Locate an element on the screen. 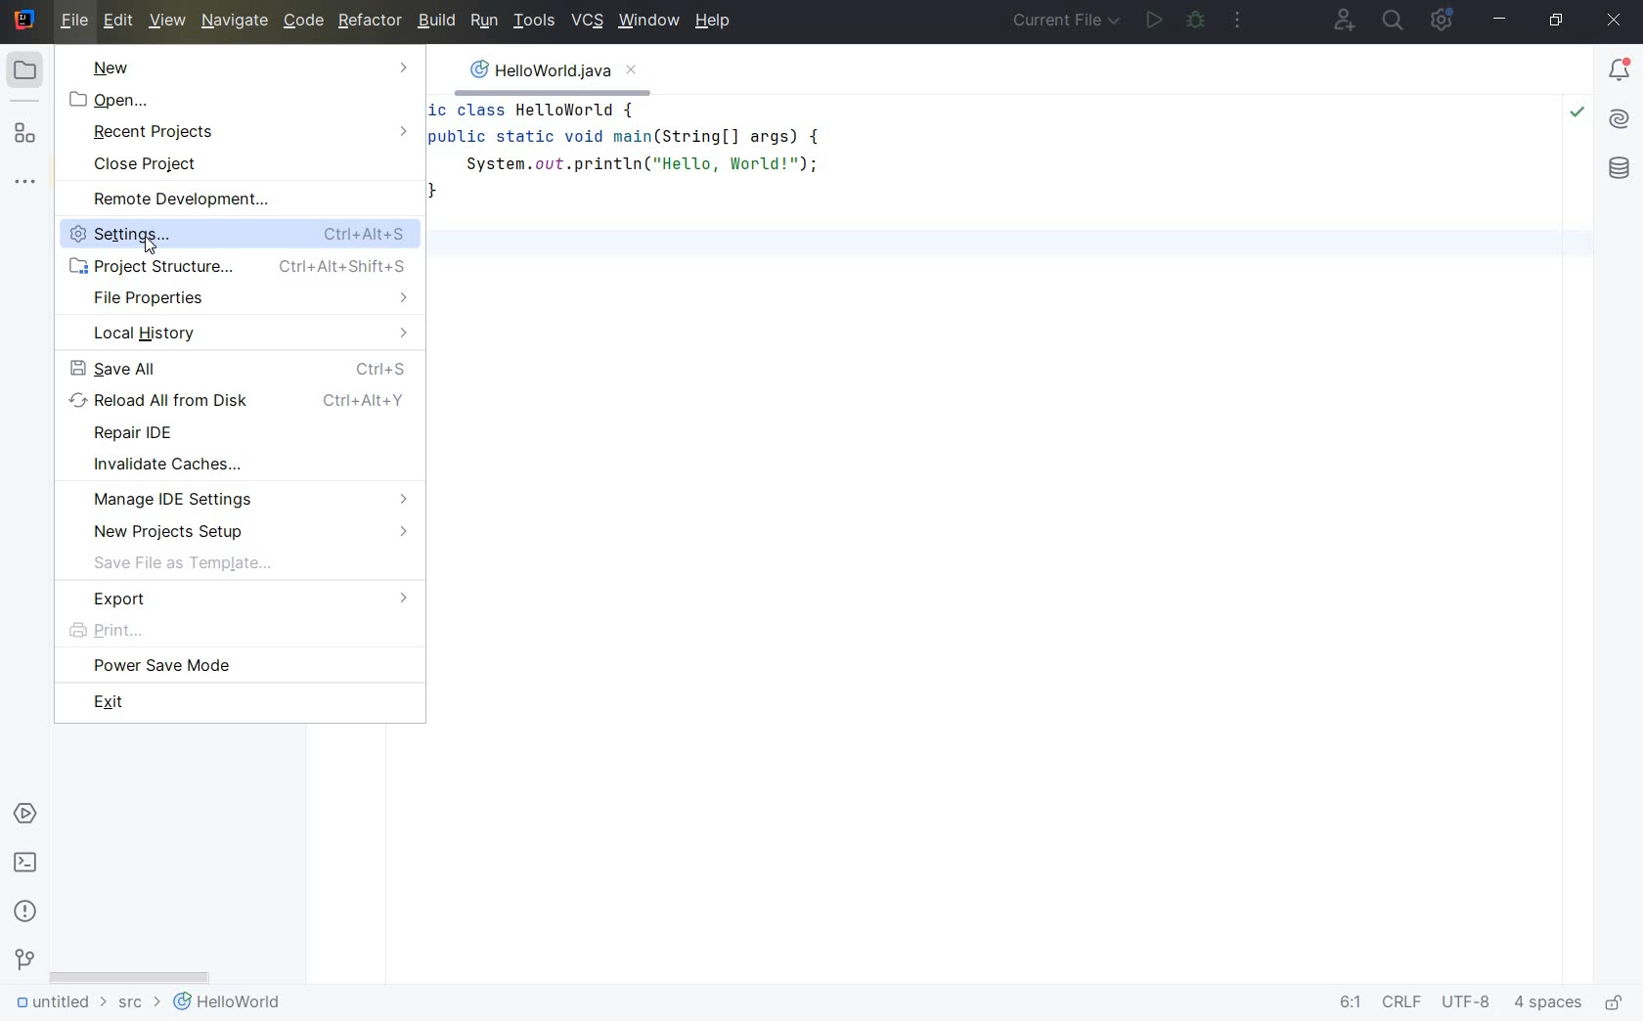  POWER SAVE MODE is located at coordinates (238, 667).